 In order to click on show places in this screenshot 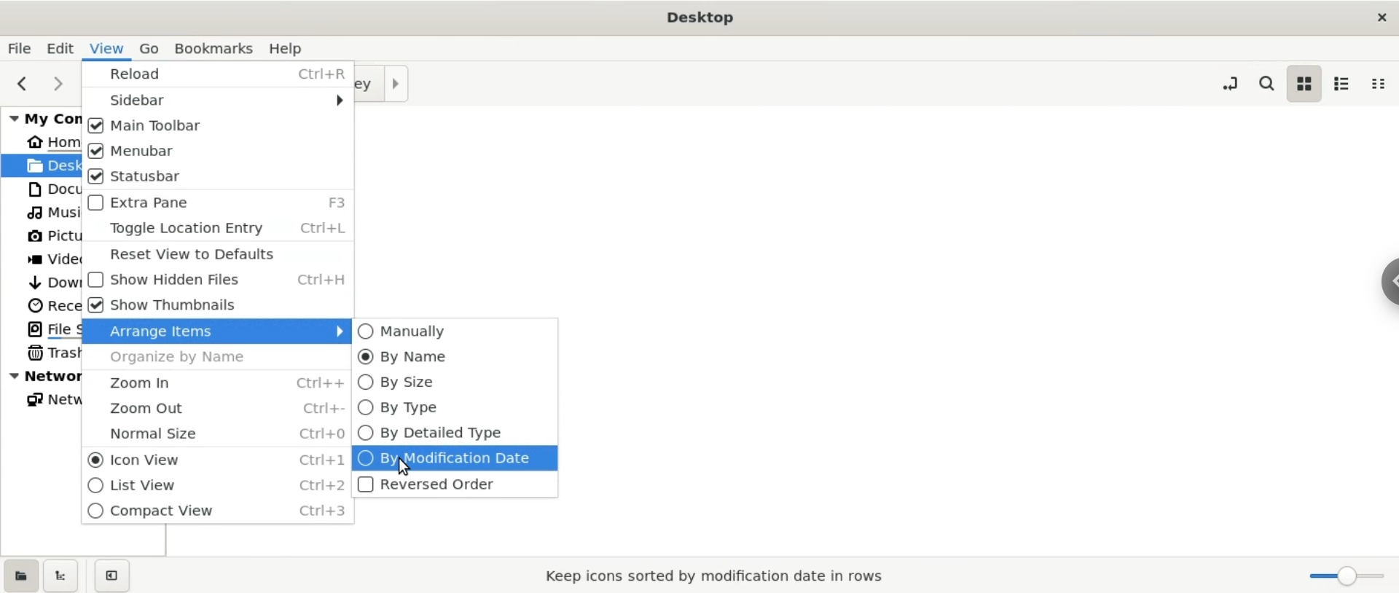, I will do `click(20, 576)`.